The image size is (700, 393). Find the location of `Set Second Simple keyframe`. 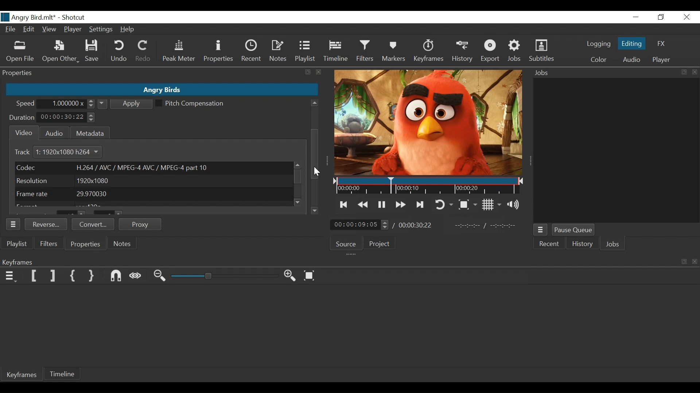

Set Second Simple keyframe is located at coordinates (93, 277).